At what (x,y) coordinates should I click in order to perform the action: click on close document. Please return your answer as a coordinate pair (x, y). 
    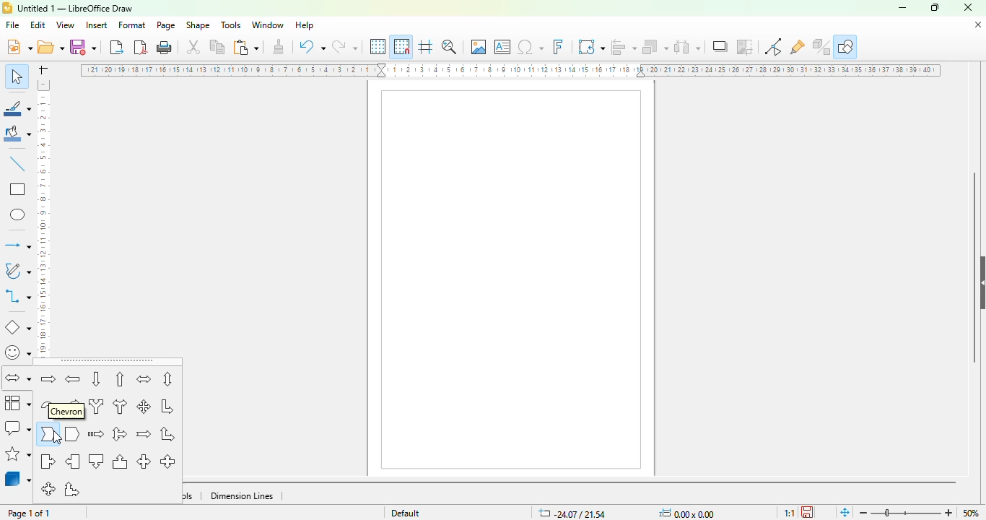
    Looking at the image, I should click on (978, 25).